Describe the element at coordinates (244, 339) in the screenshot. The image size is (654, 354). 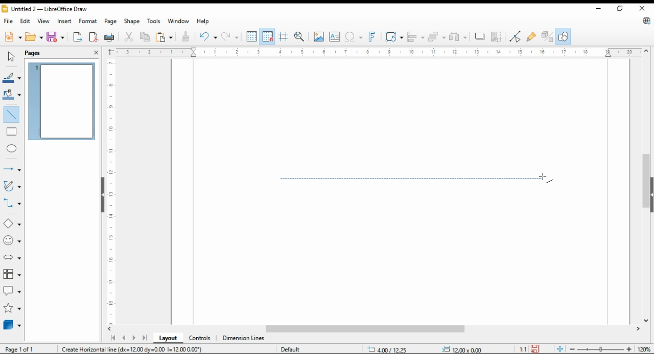
I see `dimension lines` at that location.